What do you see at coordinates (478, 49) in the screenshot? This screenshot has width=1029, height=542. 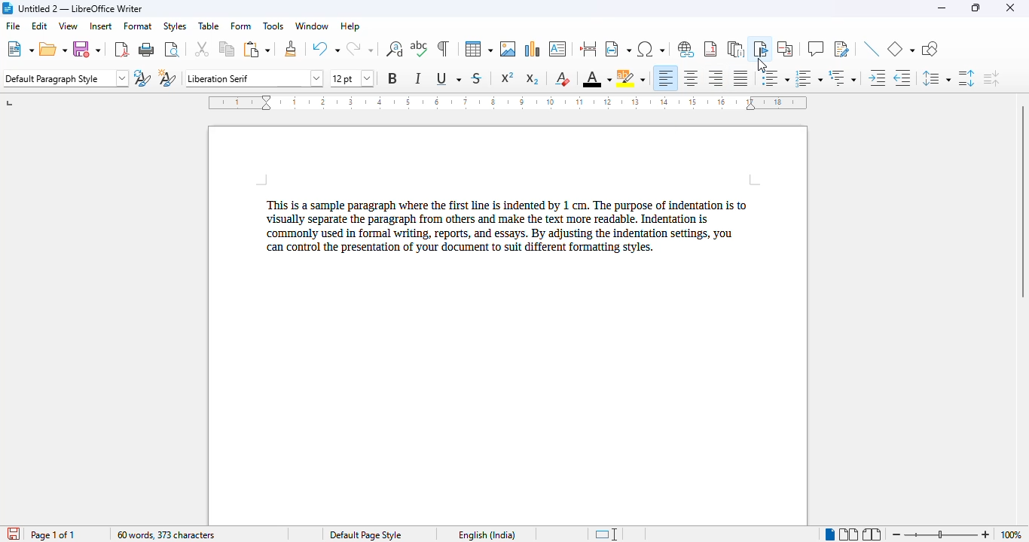 I see `table` at bounding box center [478, 49].